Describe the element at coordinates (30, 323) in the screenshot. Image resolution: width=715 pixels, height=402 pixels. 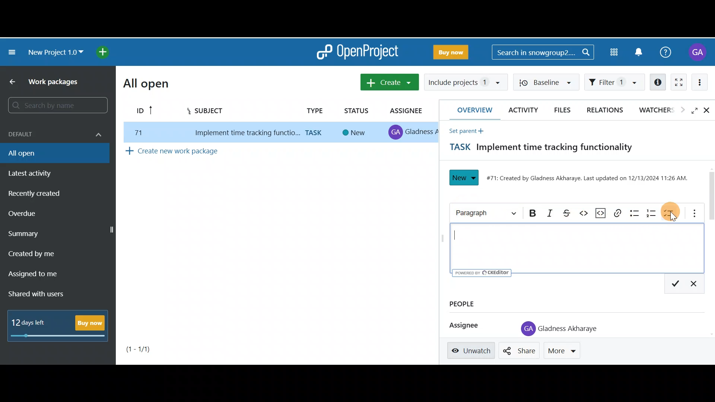
I see `12 days left` at that location.